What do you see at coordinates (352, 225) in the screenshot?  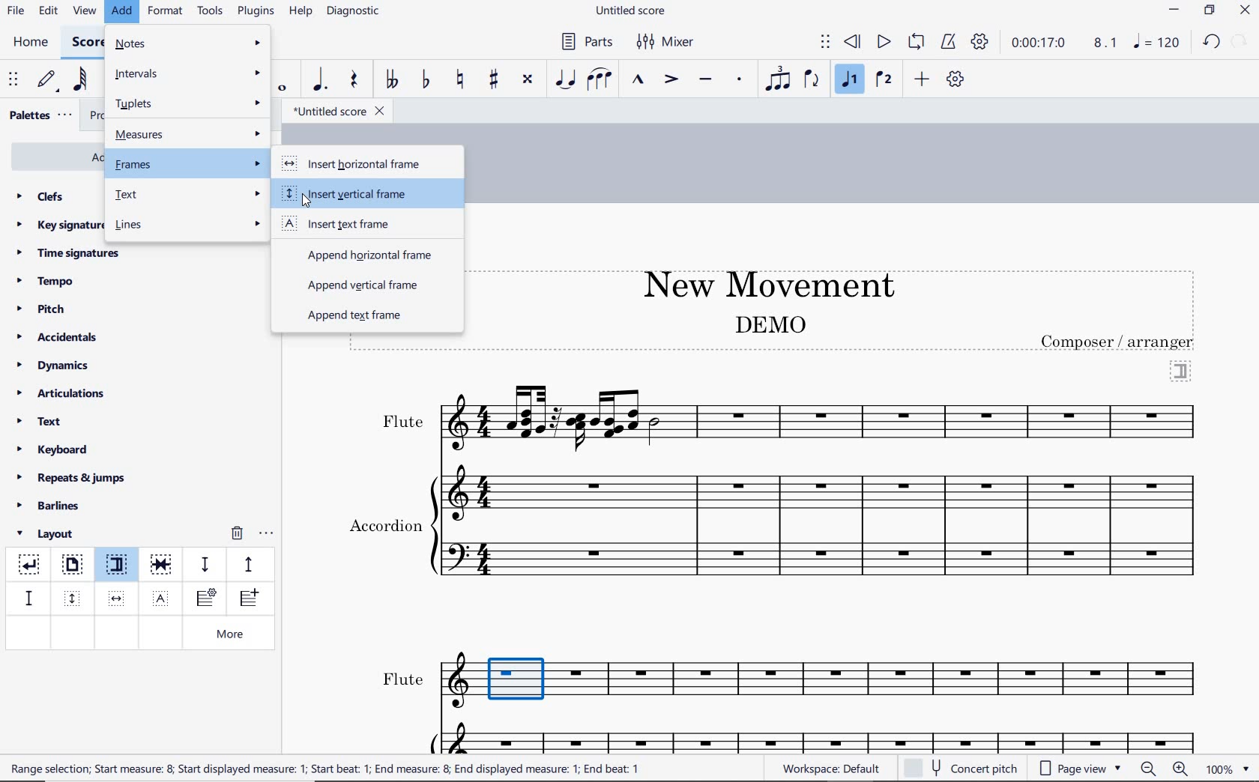 I see `insert text frame` at bounding box center [352, 225].